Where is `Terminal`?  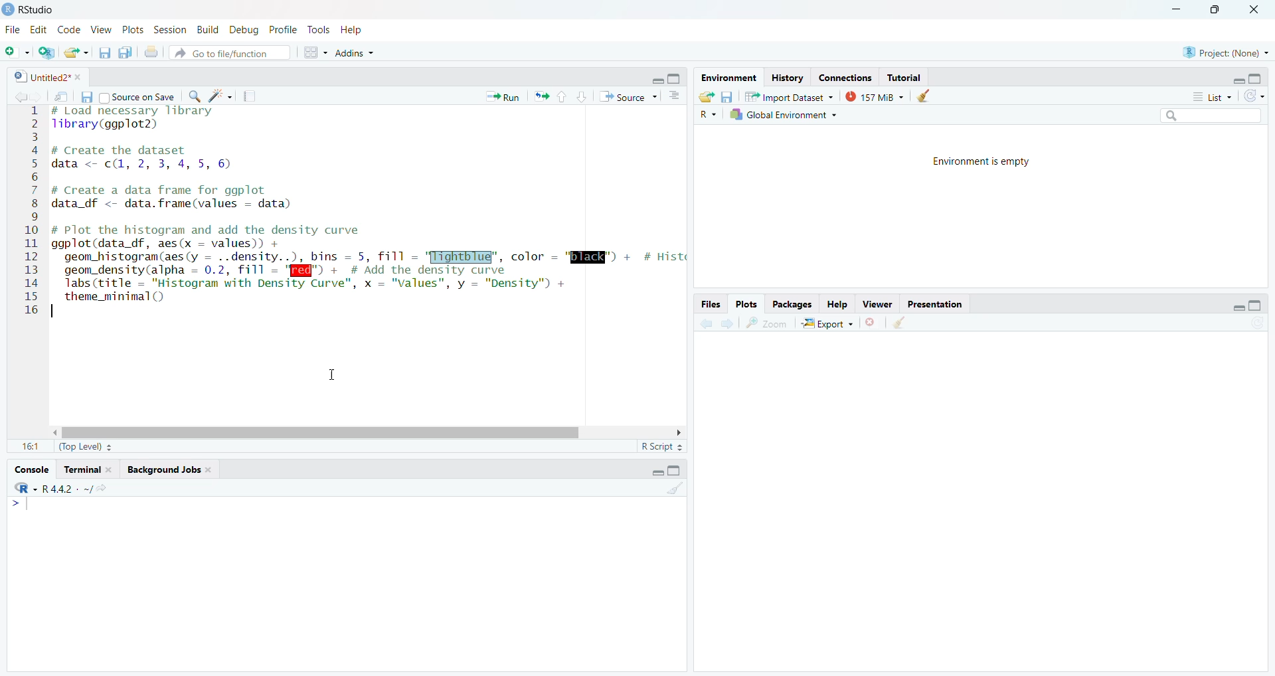
Terminal is located at coordinates (81, 468).